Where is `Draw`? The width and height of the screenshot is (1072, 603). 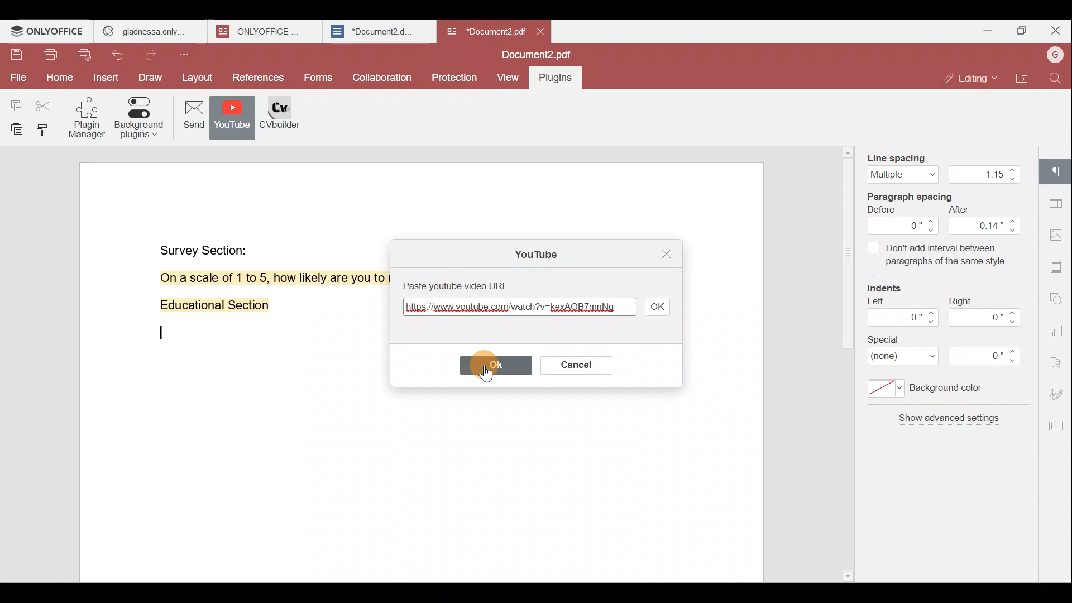 Draw is located at coordinates (151, 79).